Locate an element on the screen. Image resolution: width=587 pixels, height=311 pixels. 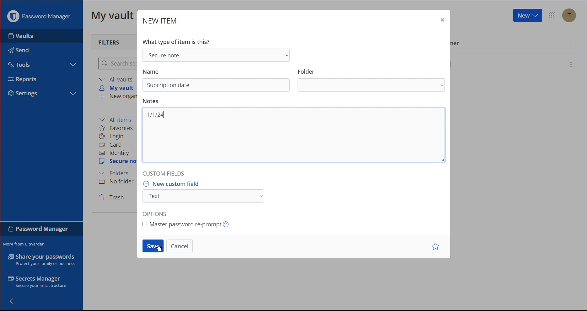
Secure Note is located at coordinates (118, 161).